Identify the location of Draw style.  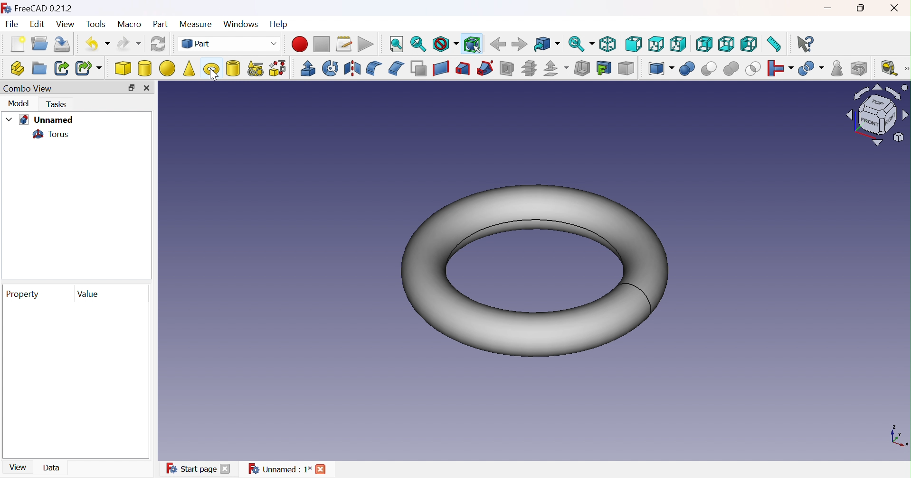
(445, 44).